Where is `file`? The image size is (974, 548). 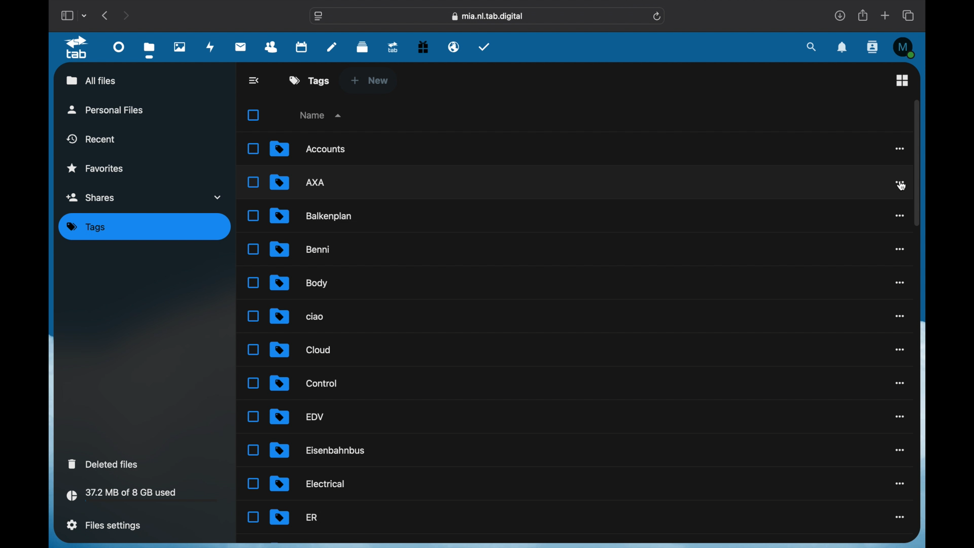
file is located at coordinates (299, 182).